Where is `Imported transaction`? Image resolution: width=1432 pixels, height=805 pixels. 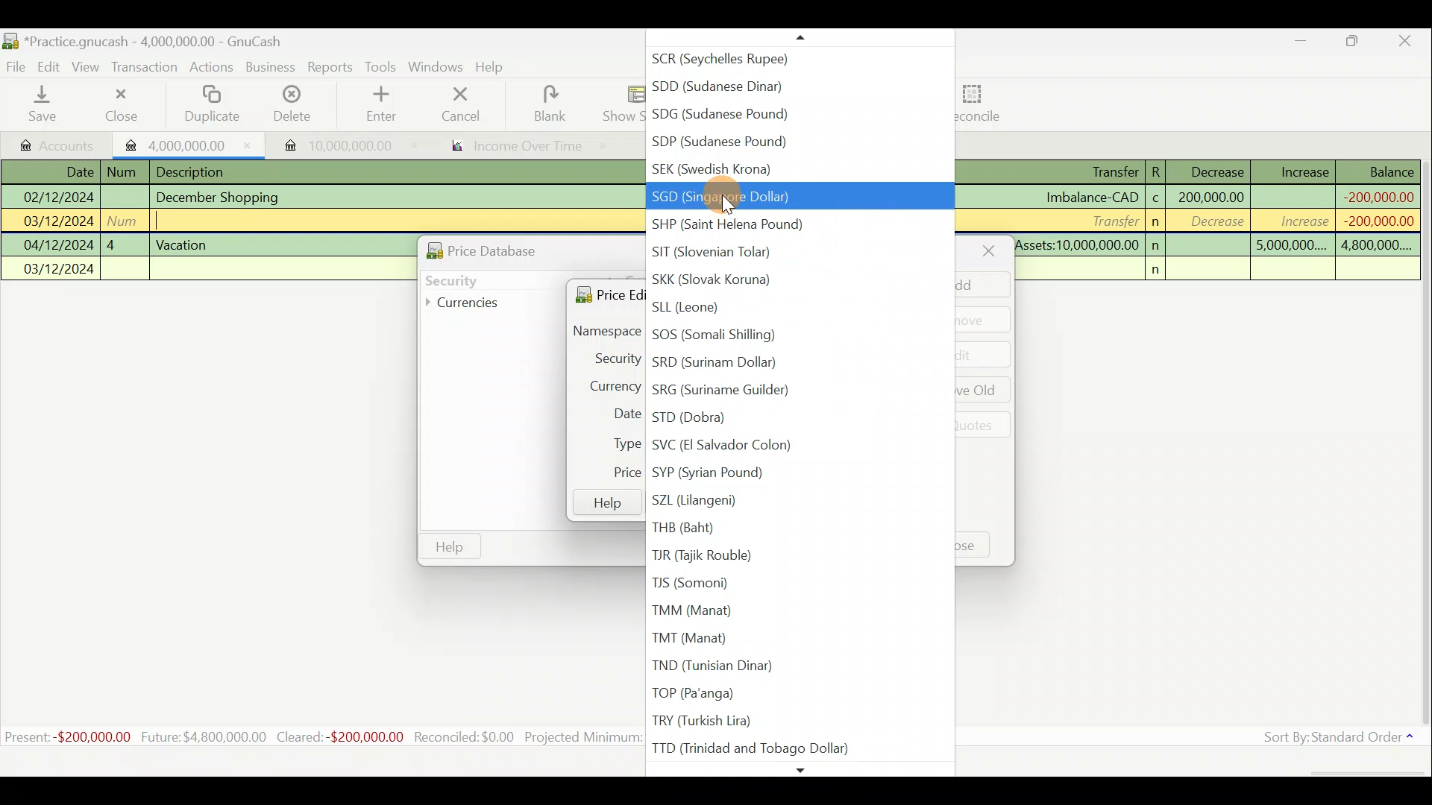
Imported transaction is located at coordinates (334, 142).